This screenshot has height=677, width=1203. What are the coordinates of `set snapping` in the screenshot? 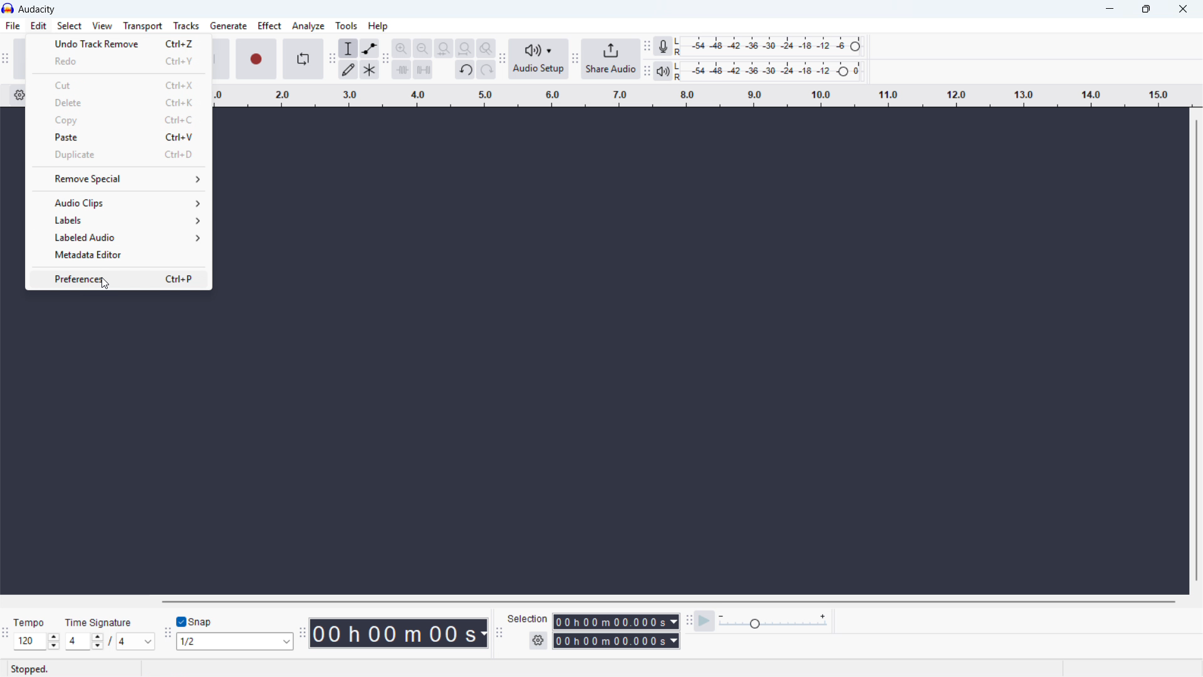 It's located at (234, 641).